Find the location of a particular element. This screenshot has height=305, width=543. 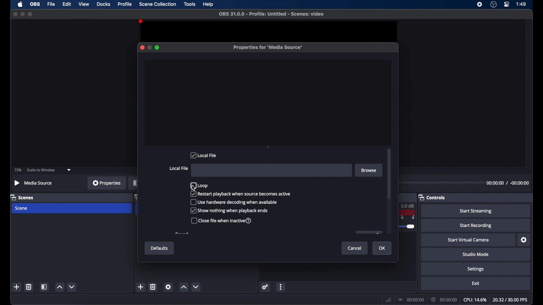

view is located at coordinates (84, 4).